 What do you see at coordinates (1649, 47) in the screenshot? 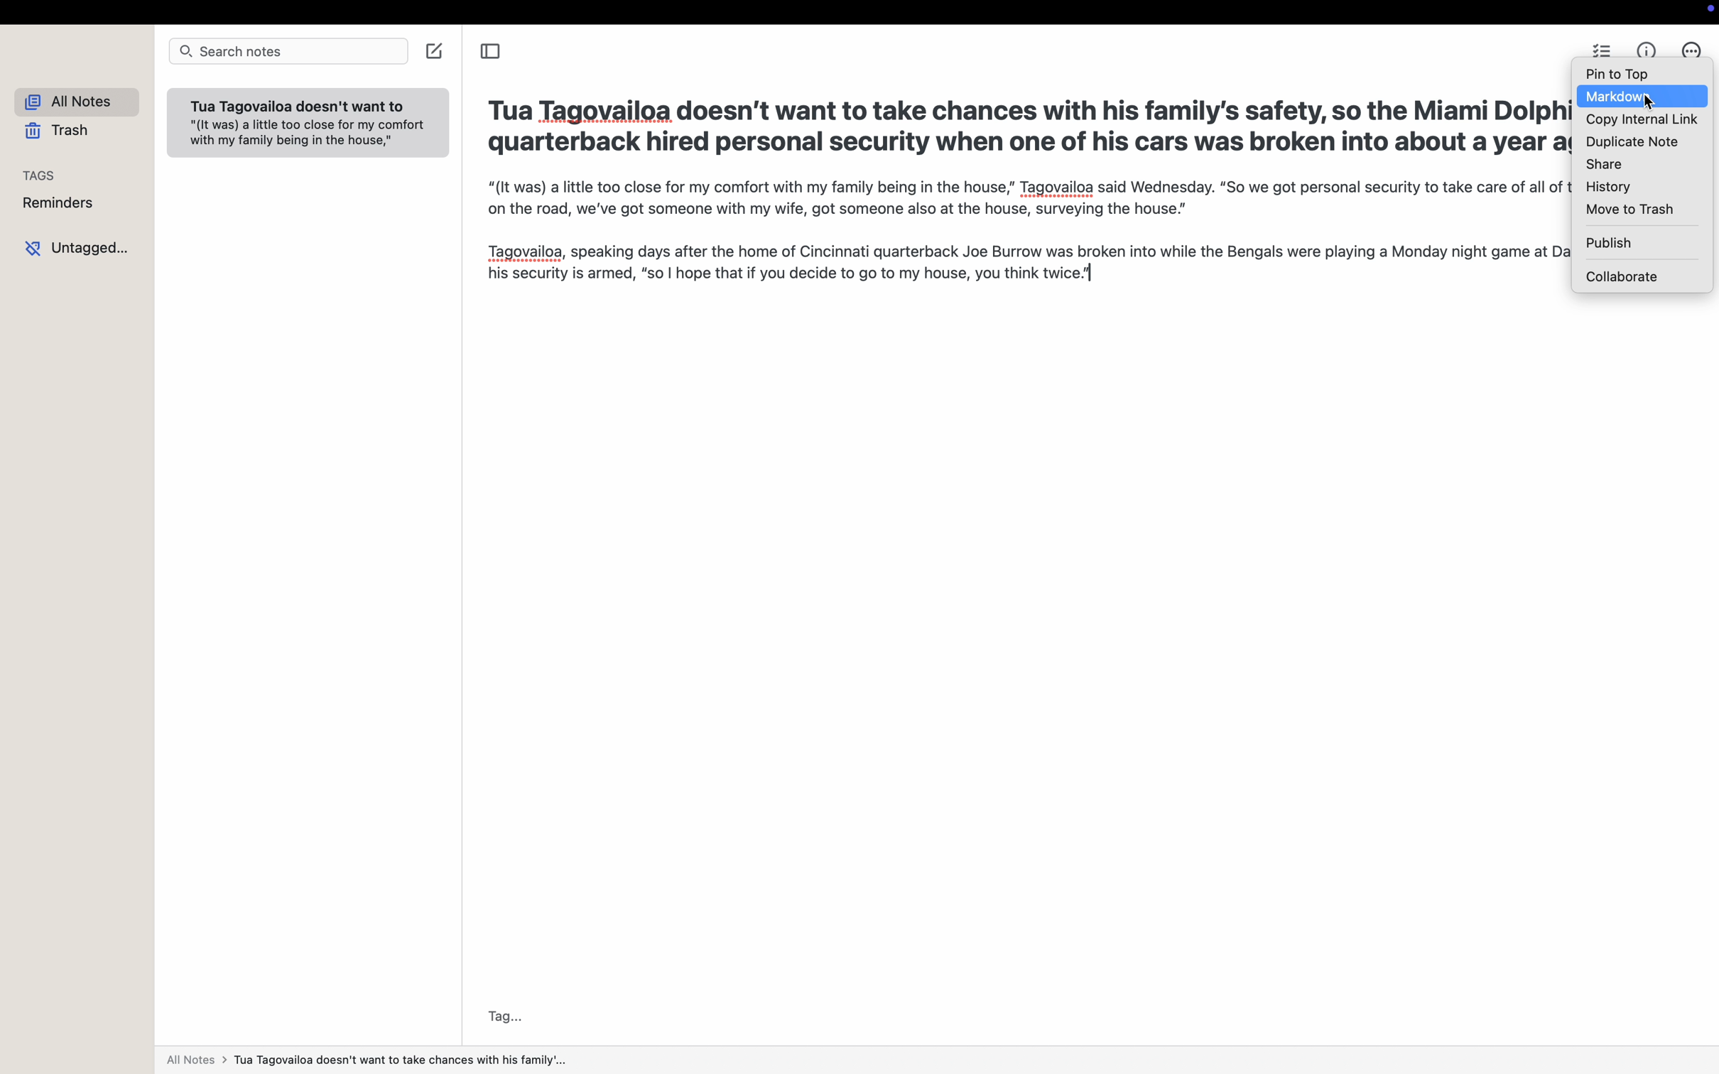
I see `metrics` at bounding box center [1649, 47].